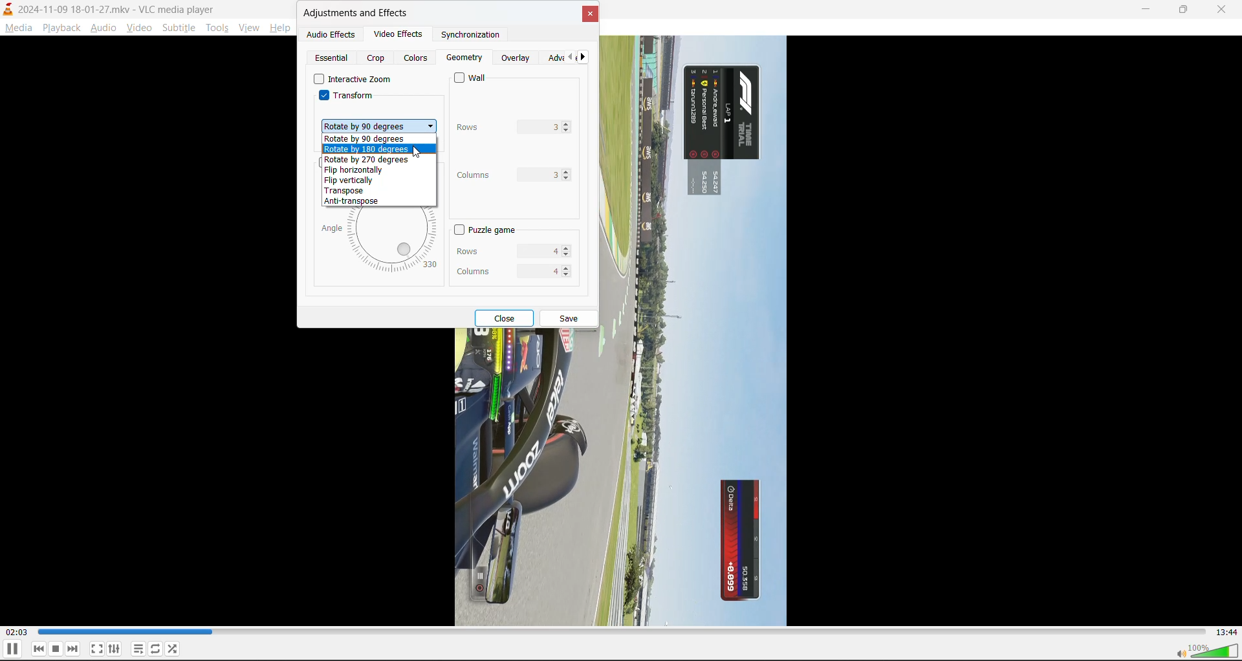  What do you see at coordinates (568, 179) in the screenshot?
I see `decrease` at bounding box center [568, 179].